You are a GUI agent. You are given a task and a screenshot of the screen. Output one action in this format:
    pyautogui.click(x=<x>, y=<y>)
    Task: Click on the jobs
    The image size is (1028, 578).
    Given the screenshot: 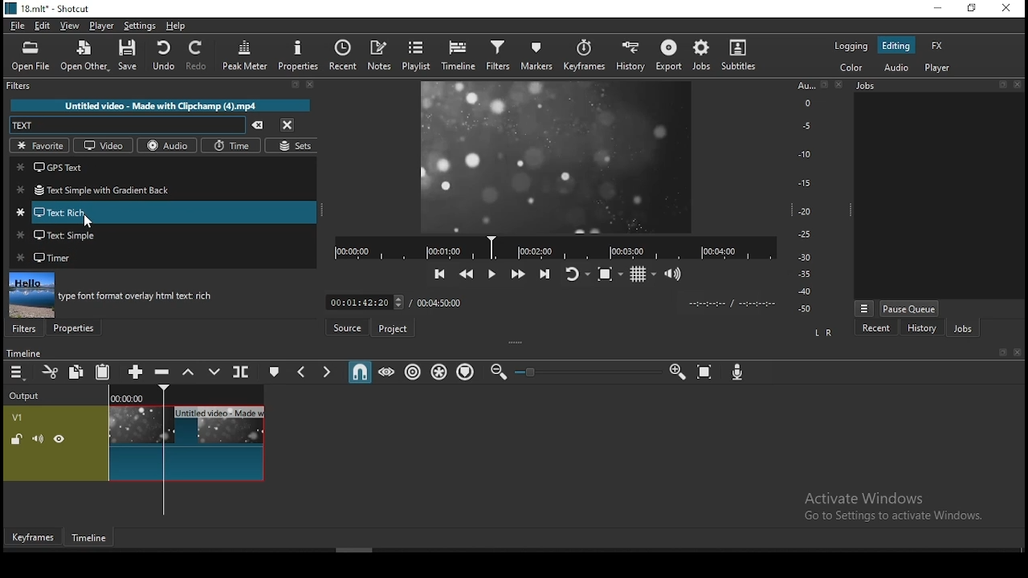 What is the action you would take?
    pyautogui.click(x=962, y=328)
    